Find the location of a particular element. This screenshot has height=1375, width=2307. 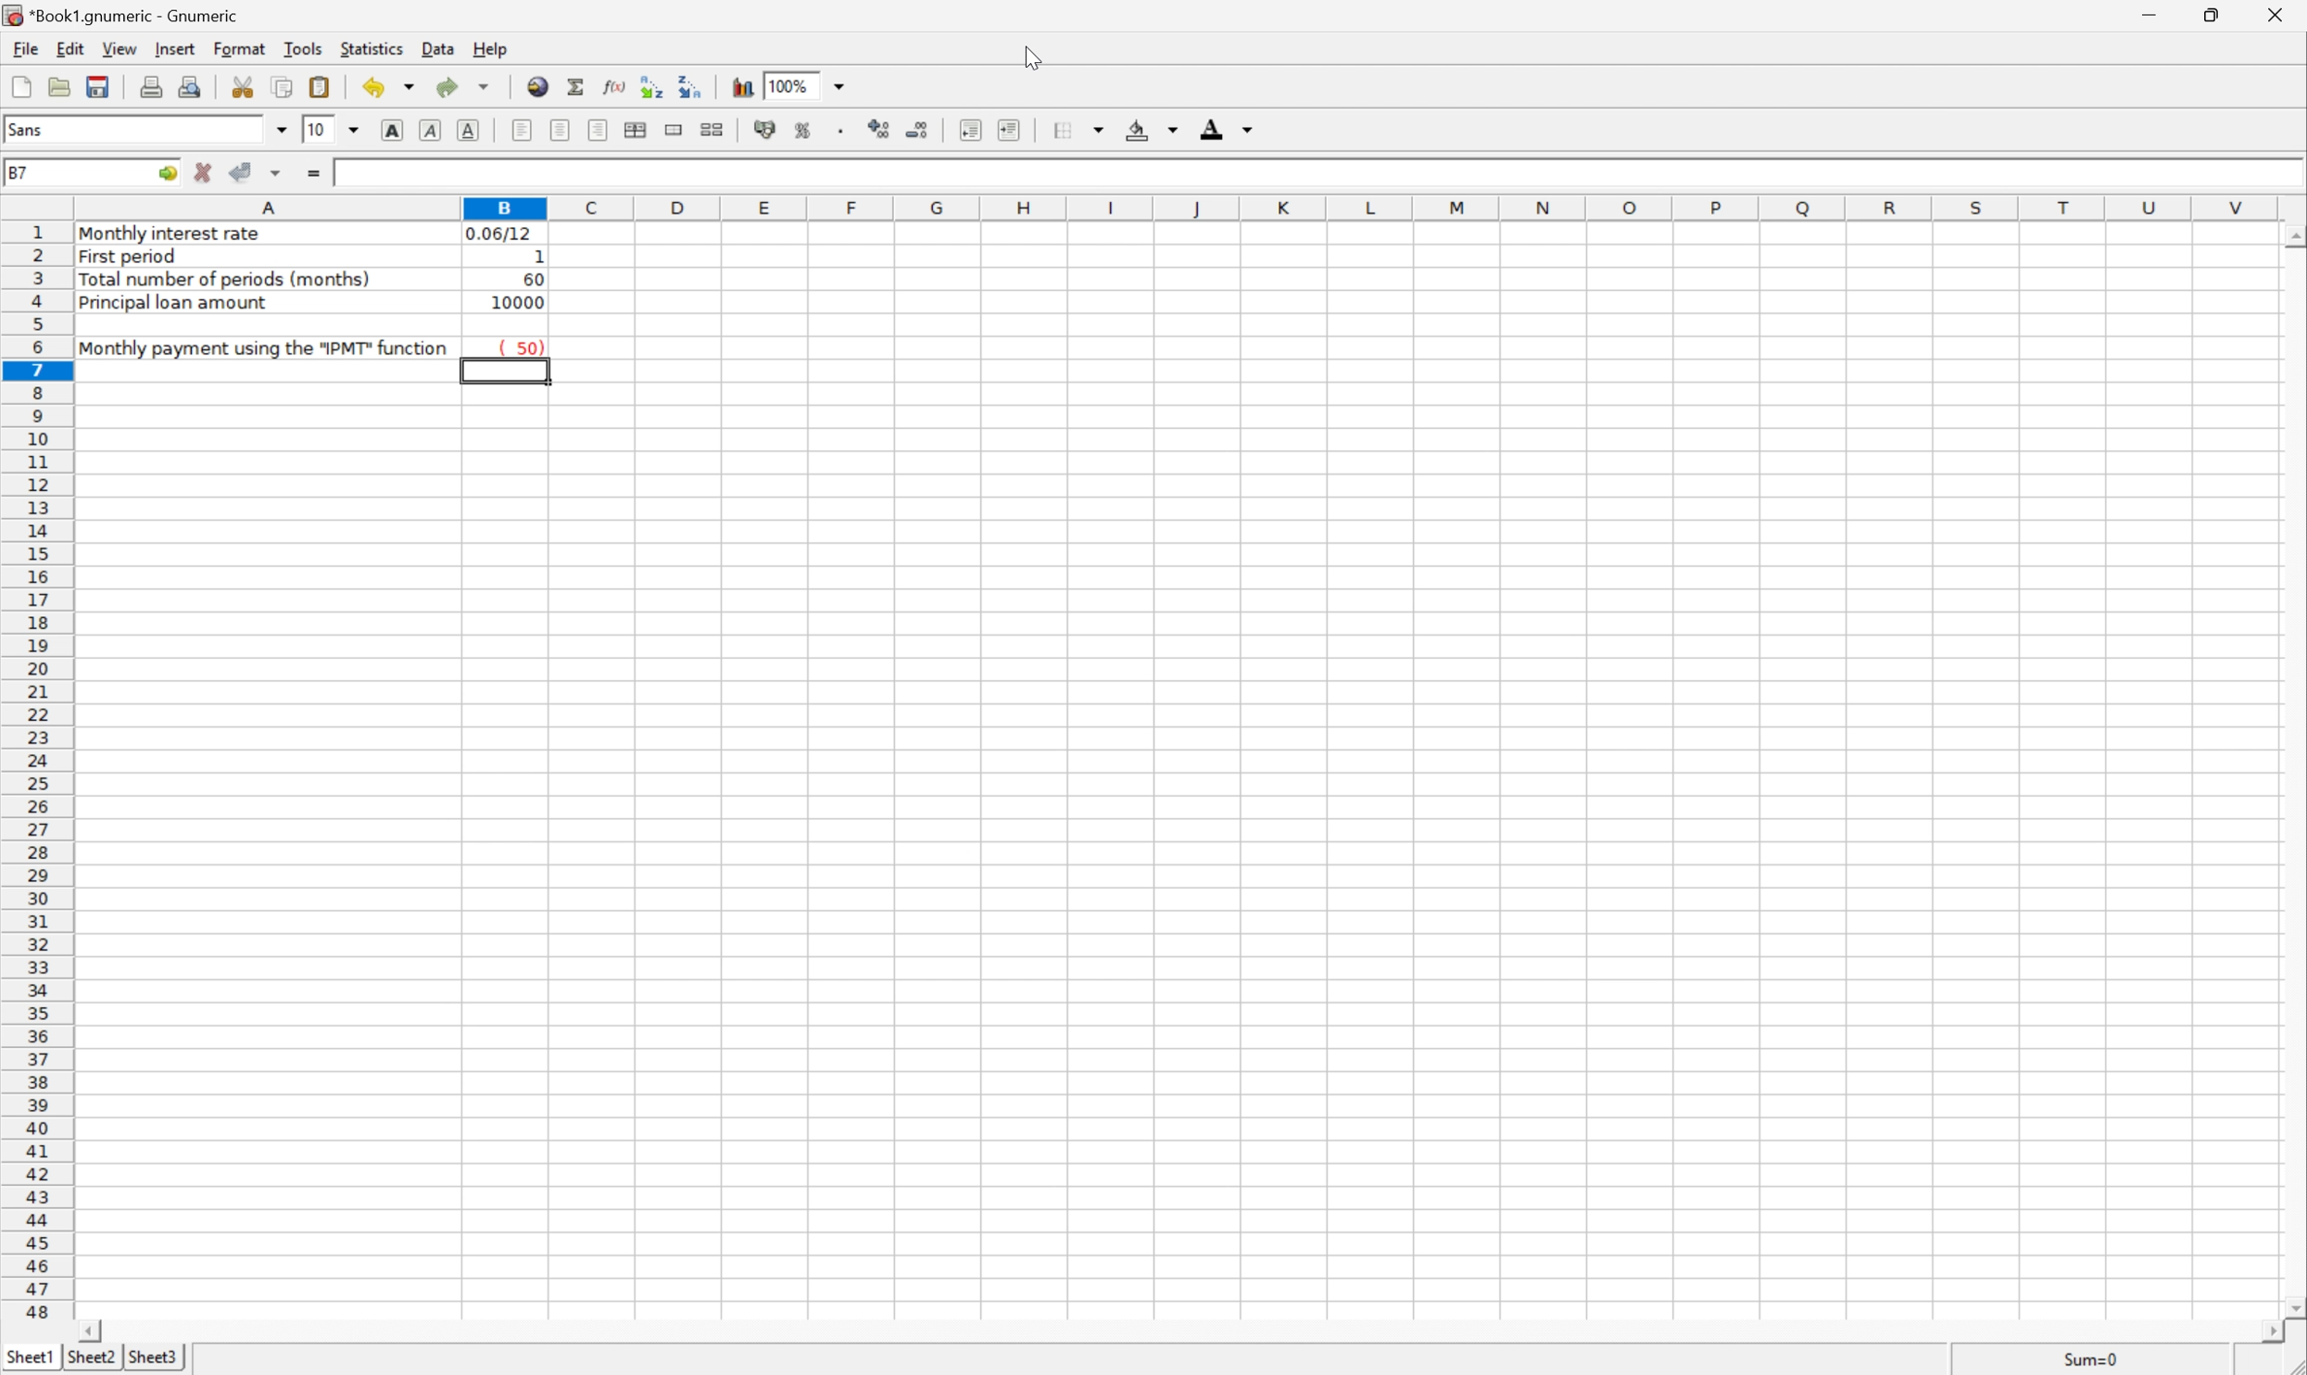

Sheet2 is located at coordinates (93, 1356).